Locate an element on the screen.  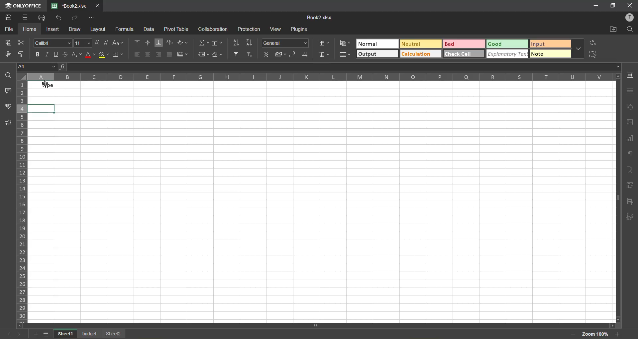
move right is located at coordinates (611, 325).